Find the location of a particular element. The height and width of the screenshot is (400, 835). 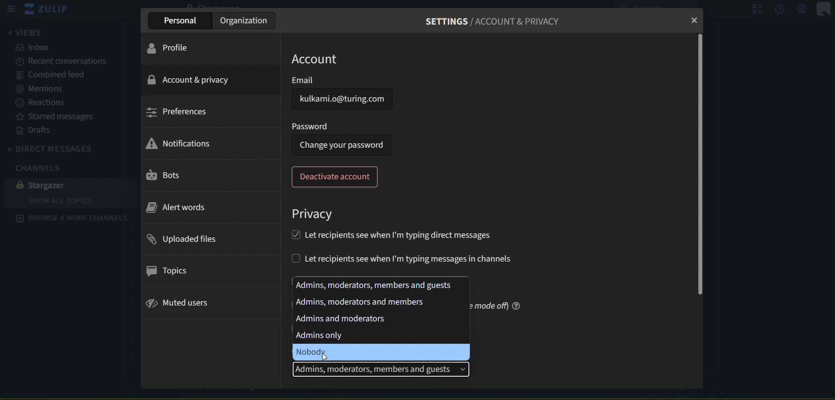

muted users is located at coordinates (181, 302).